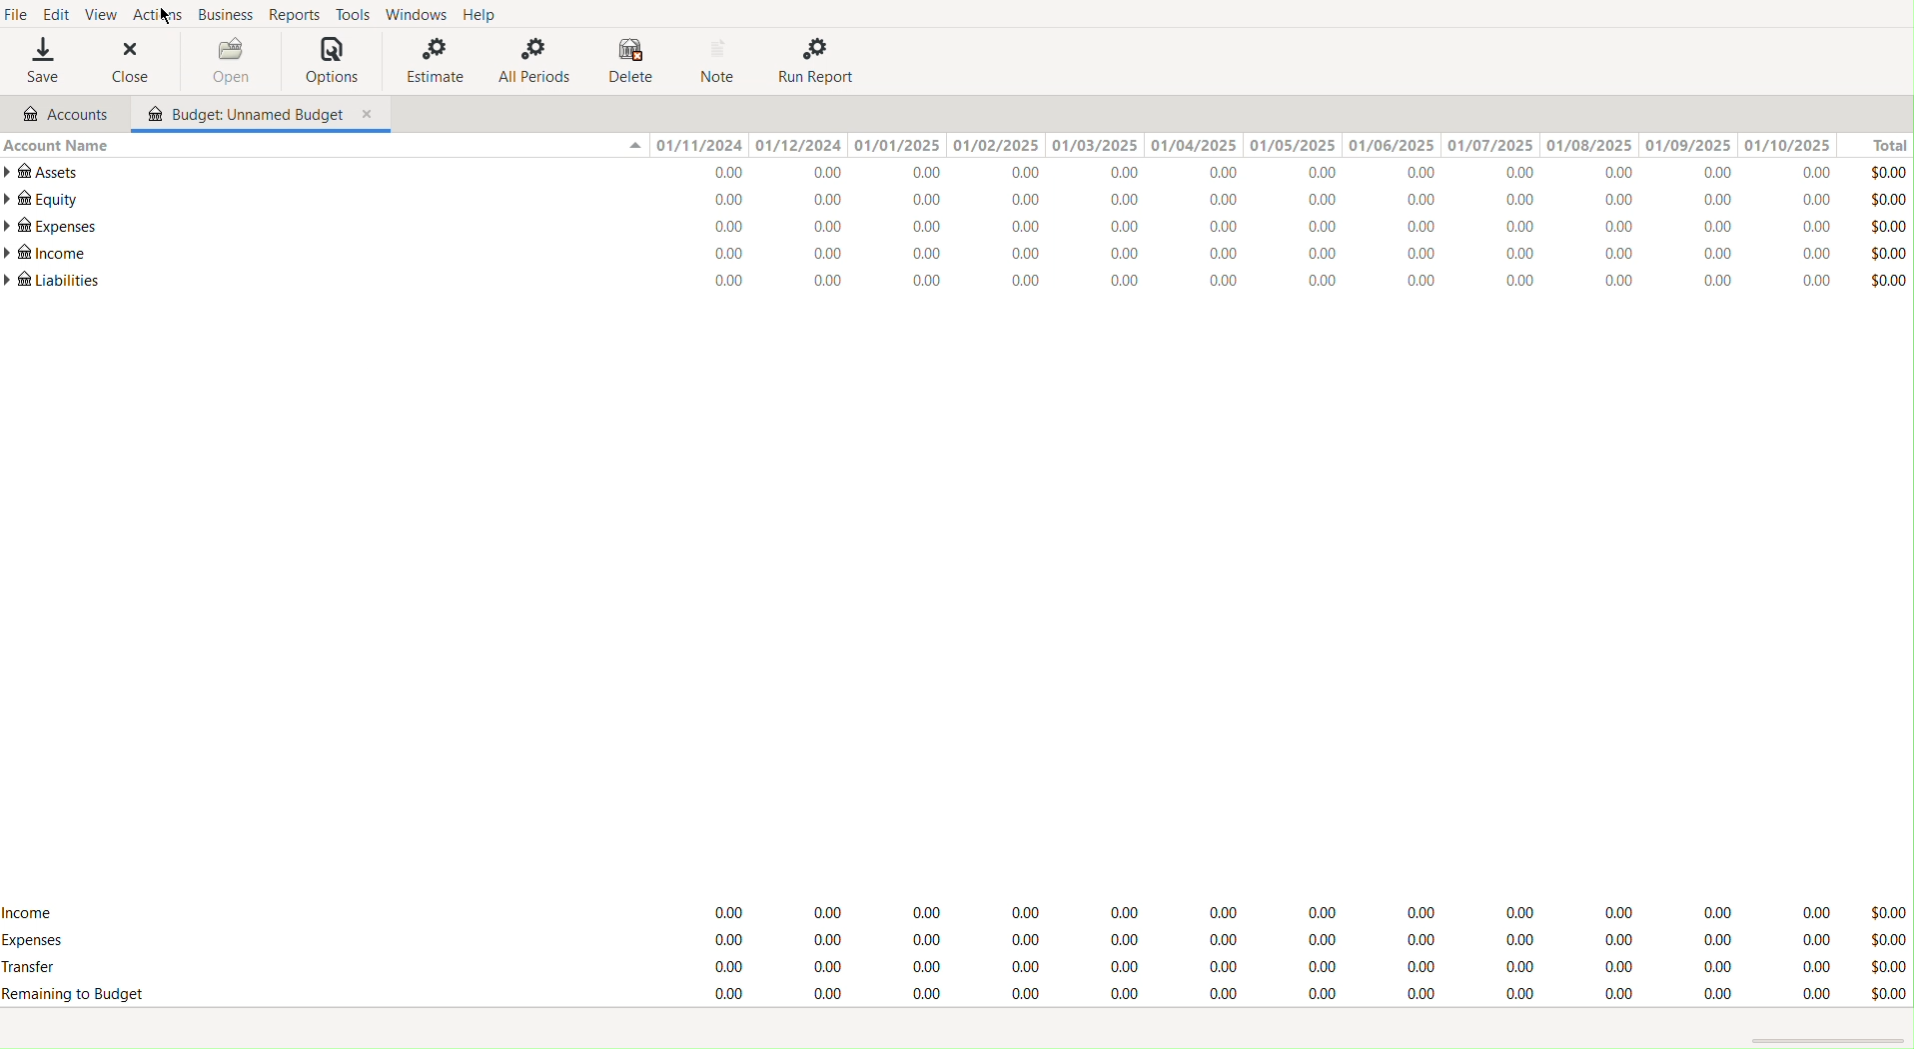 The width and height of the screenshot is (1914, 1049). What do you see at coordinates (485, 14) in the screenshot?
I see `Help` at bounding box center [485, 14].